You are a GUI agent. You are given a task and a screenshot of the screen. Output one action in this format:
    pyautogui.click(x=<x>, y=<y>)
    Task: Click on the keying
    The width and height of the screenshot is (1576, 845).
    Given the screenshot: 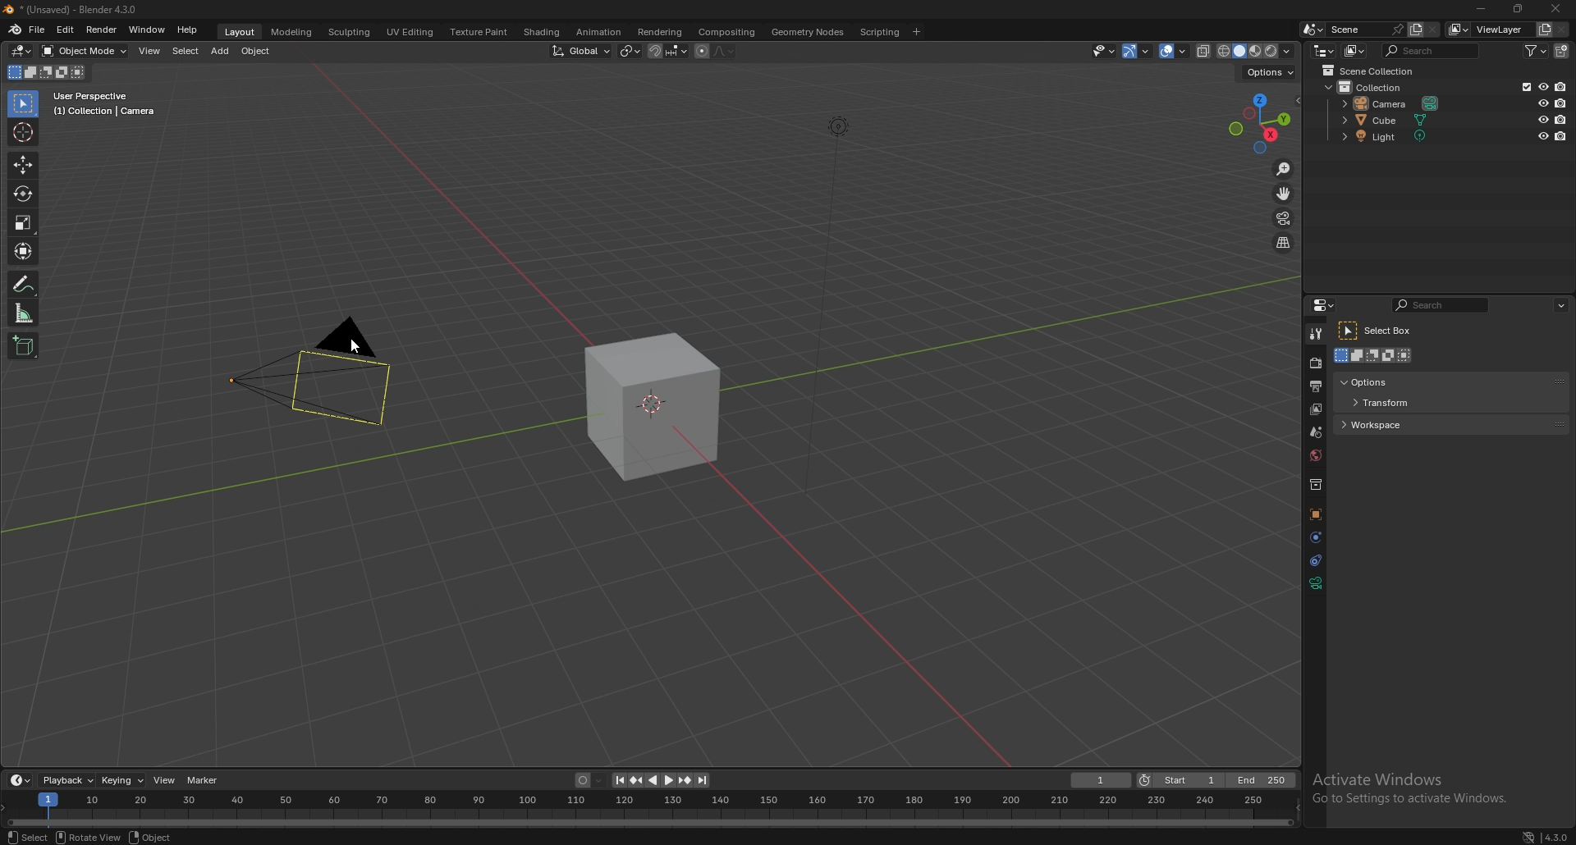 What is the action you would take?
    pyautogui.click(x=123, y=780)
    